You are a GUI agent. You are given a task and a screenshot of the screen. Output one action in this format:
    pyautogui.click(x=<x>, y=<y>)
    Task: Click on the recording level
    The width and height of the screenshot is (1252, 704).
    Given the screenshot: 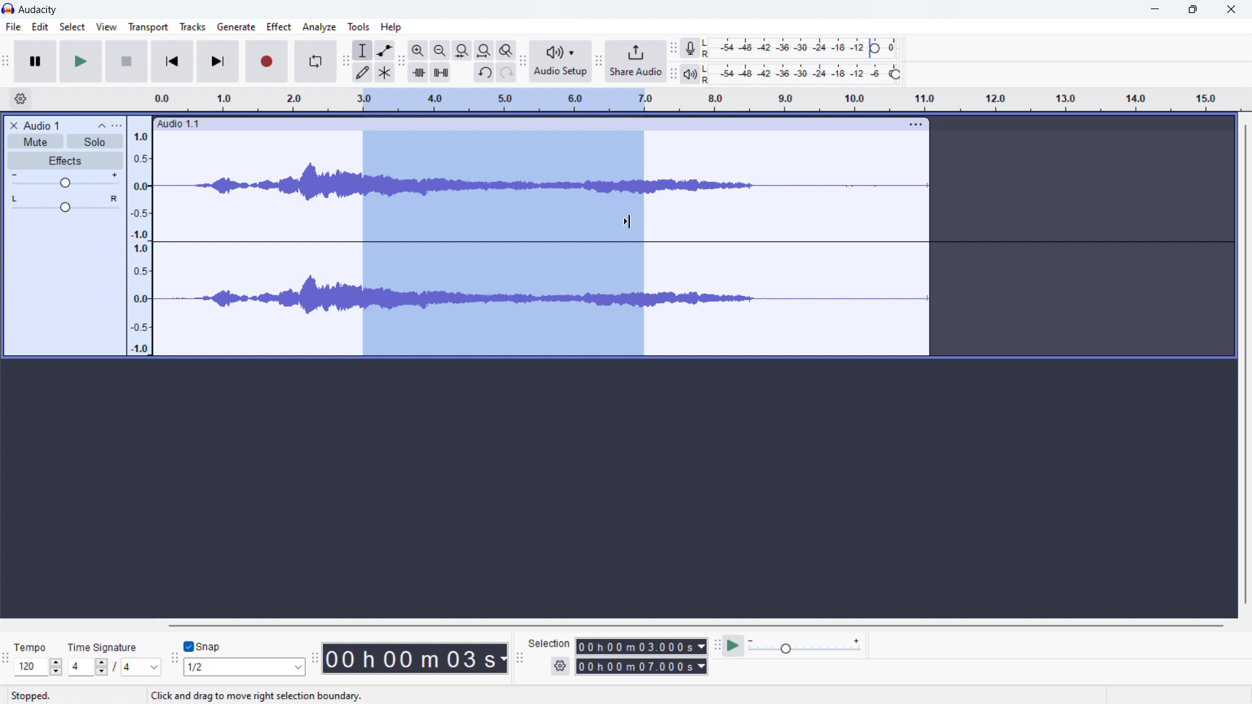 What is the action you would take?
    pyautogui.click(x=803, y=49)
    